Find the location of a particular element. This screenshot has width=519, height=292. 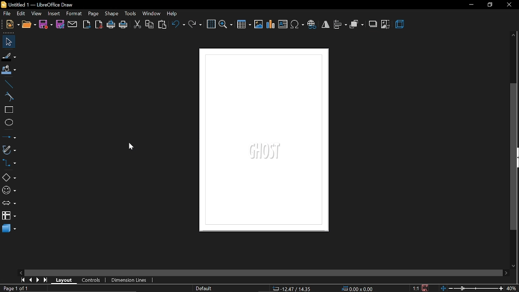

lines and arrow is located at coordinates (9, 137).